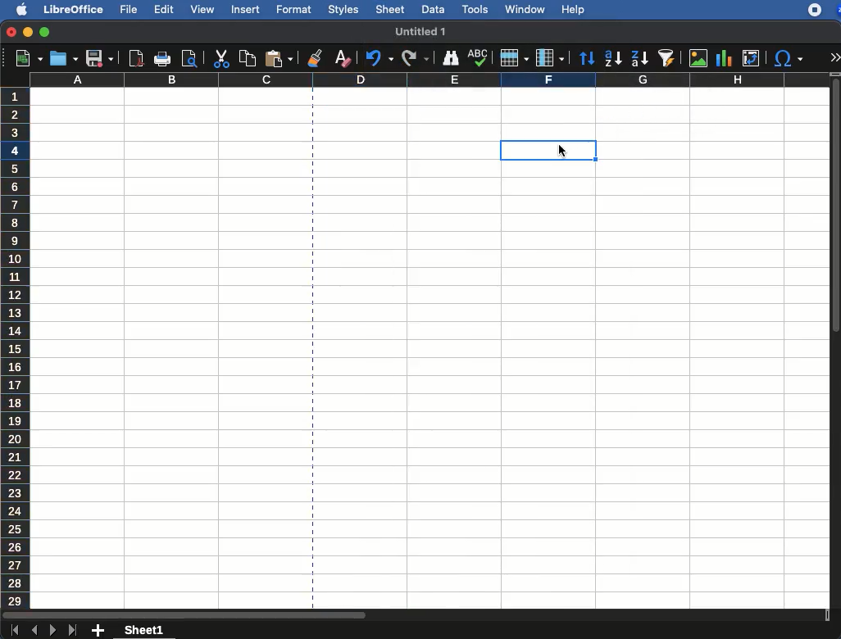 This screenshot has width=841, height=639. Describe the element at coordinates (29, 32) in the screenshot. I see `minimize` at that location.